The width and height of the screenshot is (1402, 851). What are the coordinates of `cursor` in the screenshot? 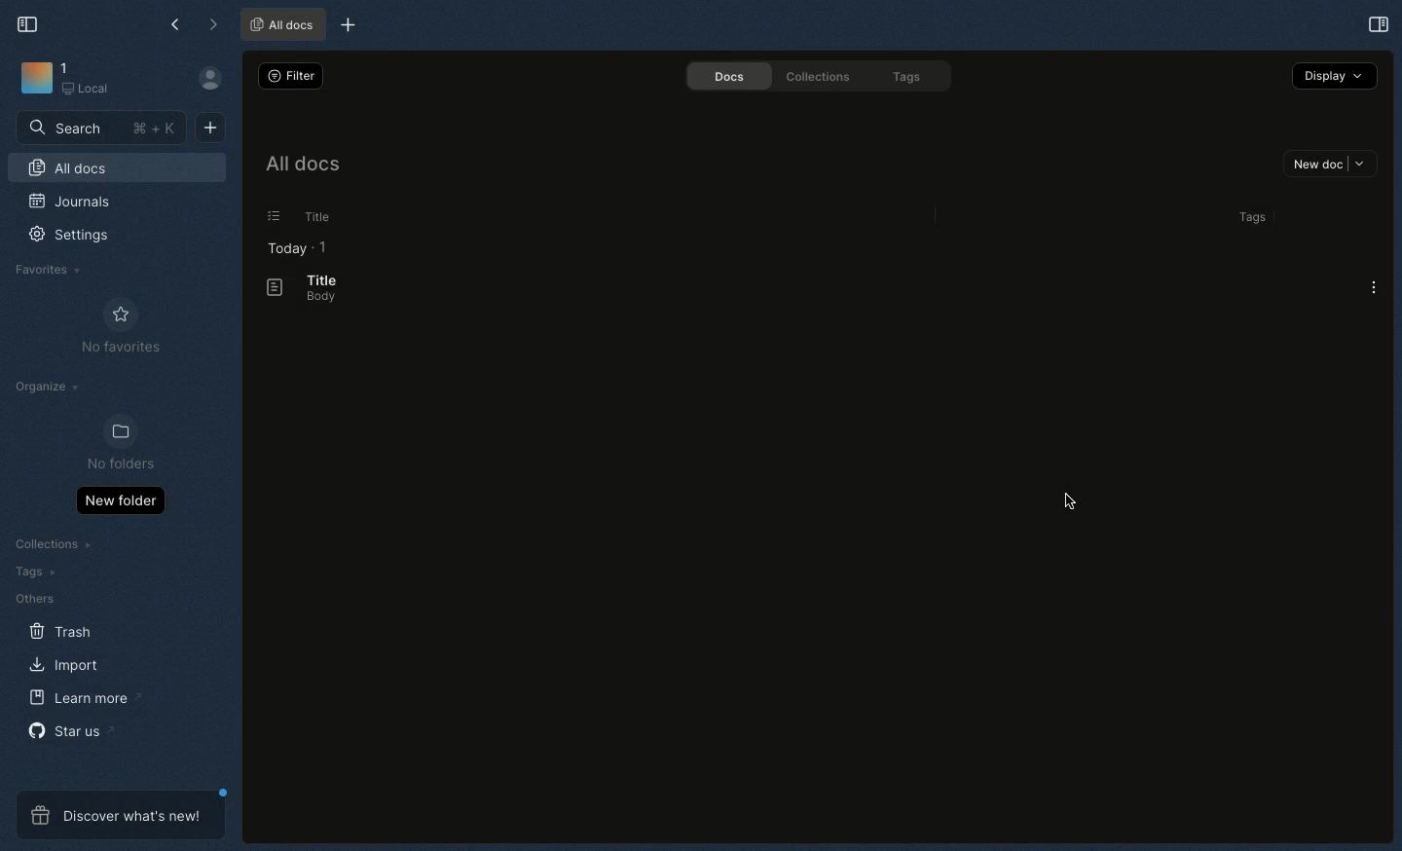 It's located at (1073, 505).